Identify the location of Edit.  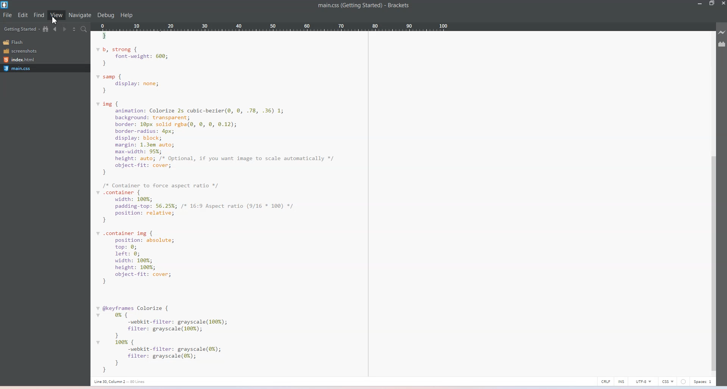
(23, 15).